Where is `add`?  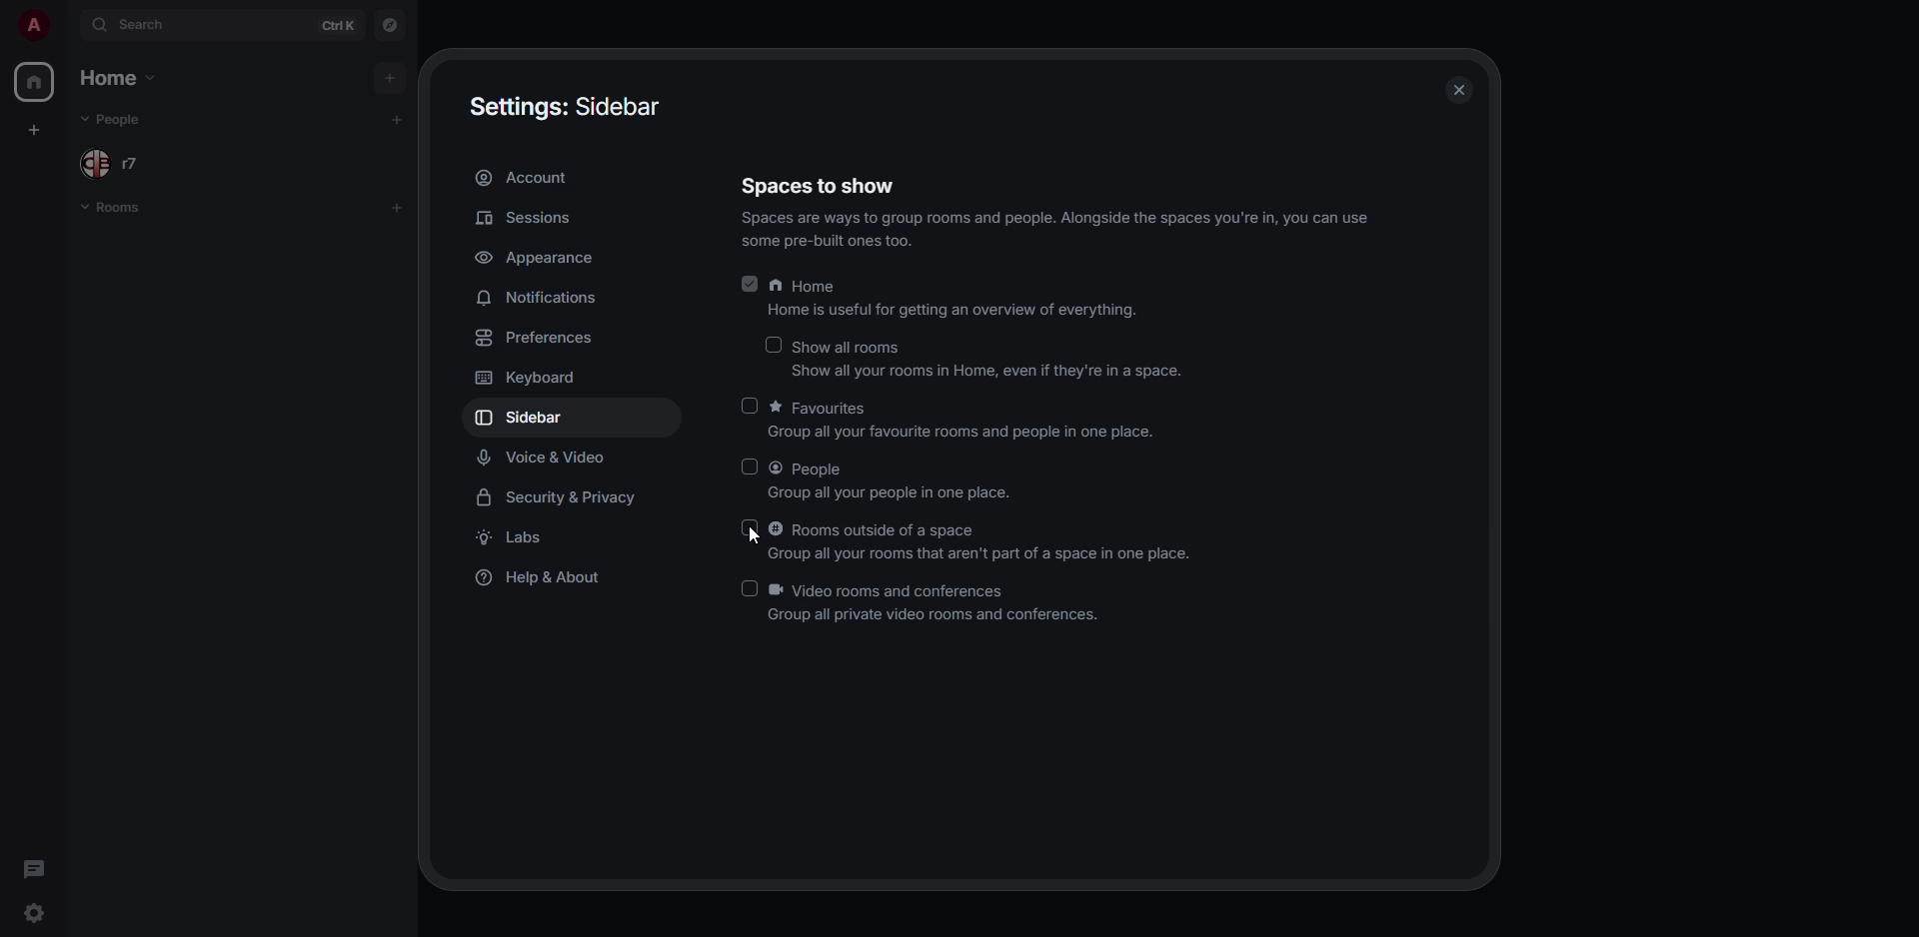
add is located at coordinates (400, 117).